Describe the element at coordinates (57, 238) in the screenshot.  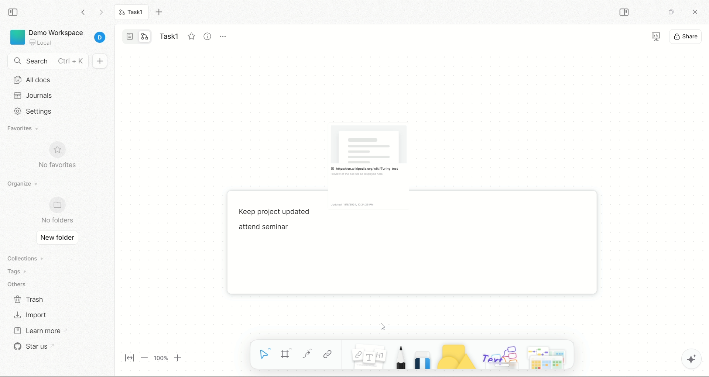
I see `new folder` at that location.